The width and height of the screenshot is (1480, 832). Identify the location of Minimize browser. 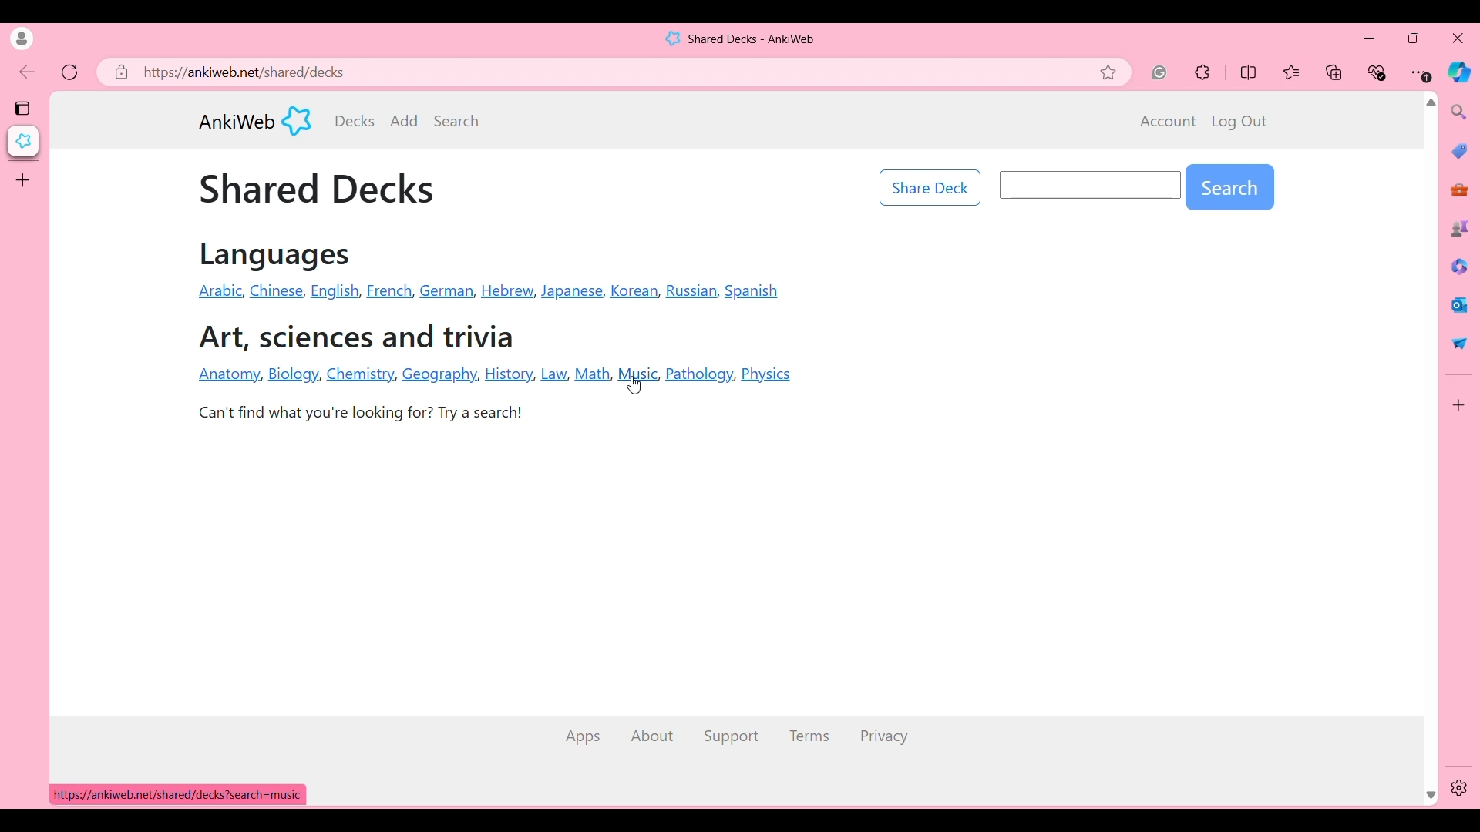
(1369, 38).